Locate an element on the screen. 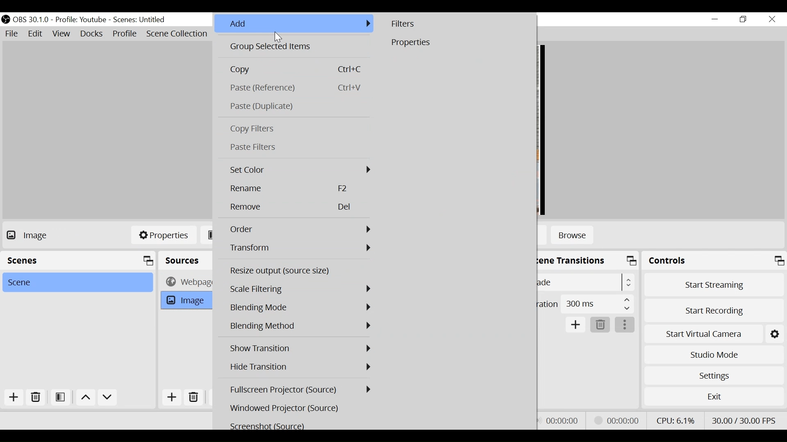 The height and width of the screenshot is (442, 787). Hide Transition is located at coordinates (299, 366).